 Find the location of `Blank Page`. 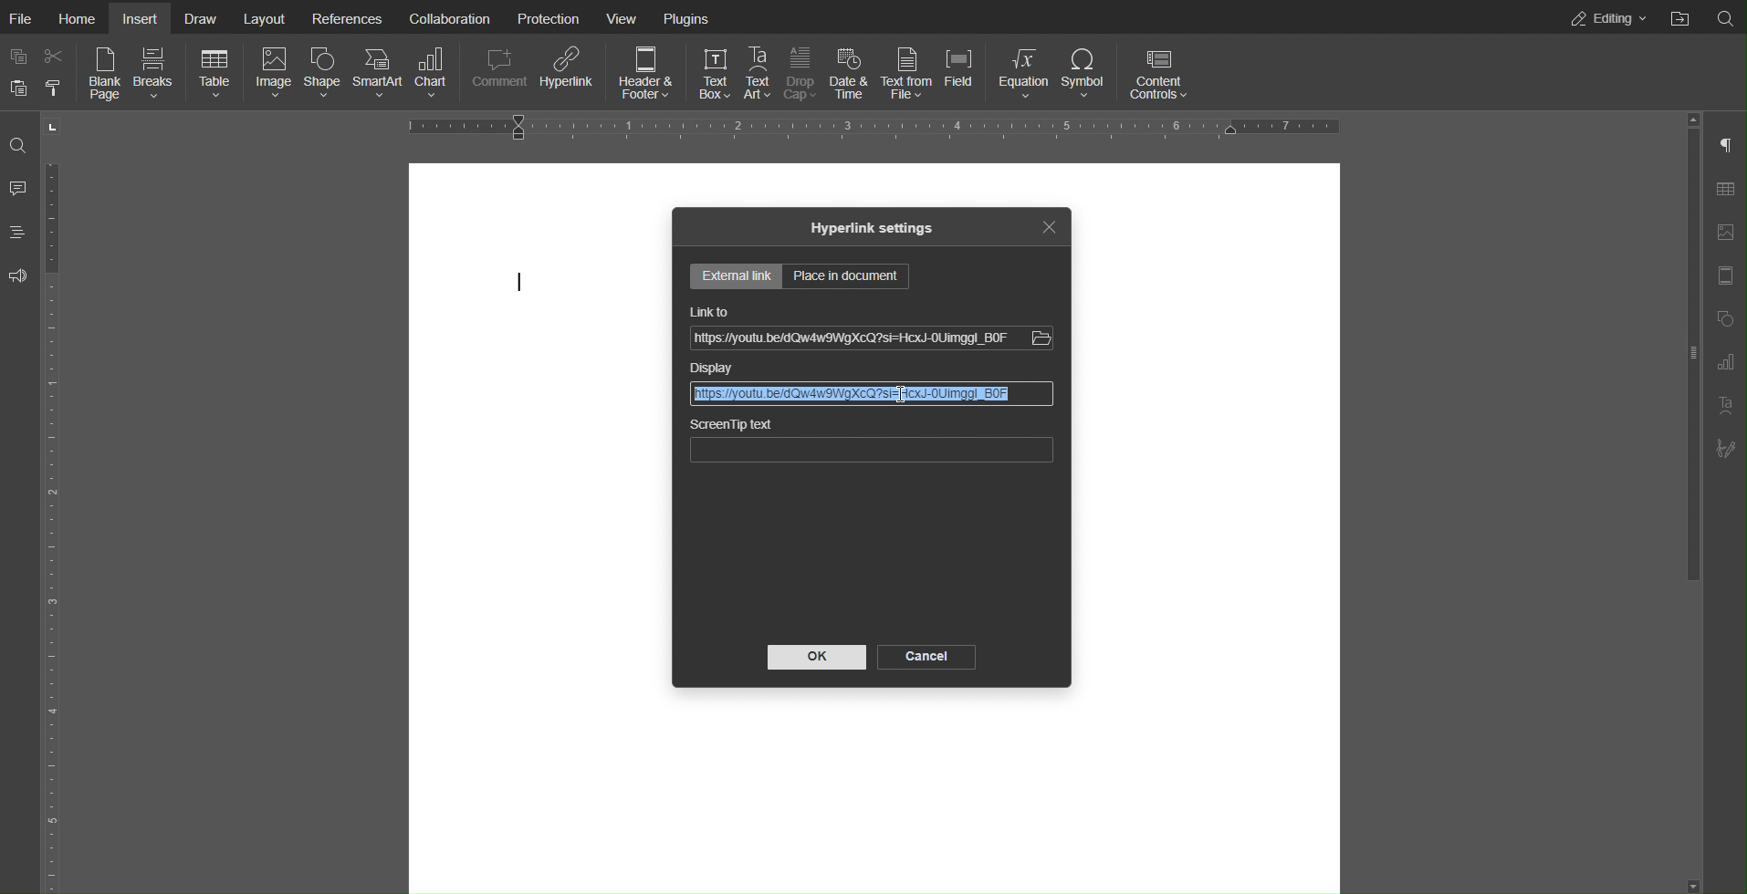

Blank Page is located at coordinates (105, 76).